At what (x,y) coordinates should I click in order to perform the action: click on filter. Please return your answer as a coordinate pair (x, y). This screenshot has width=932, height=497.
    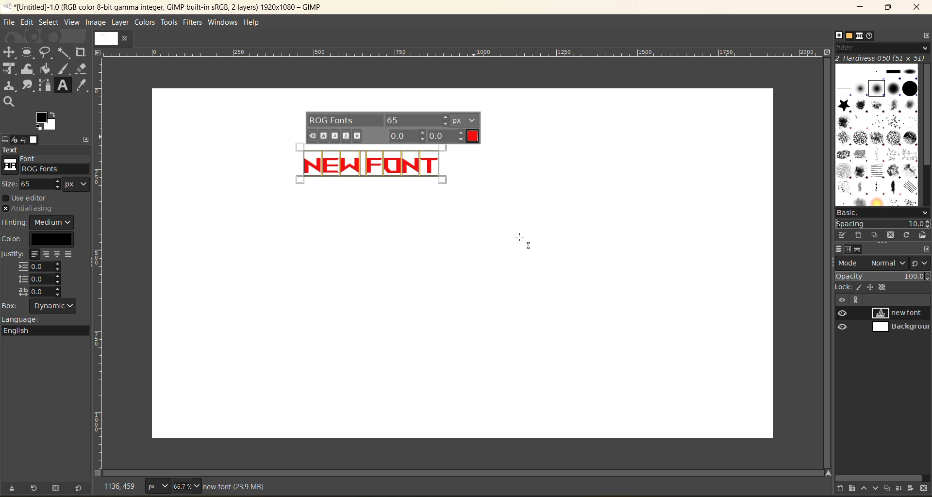
    Looking at the image, I should click on (882, 50).